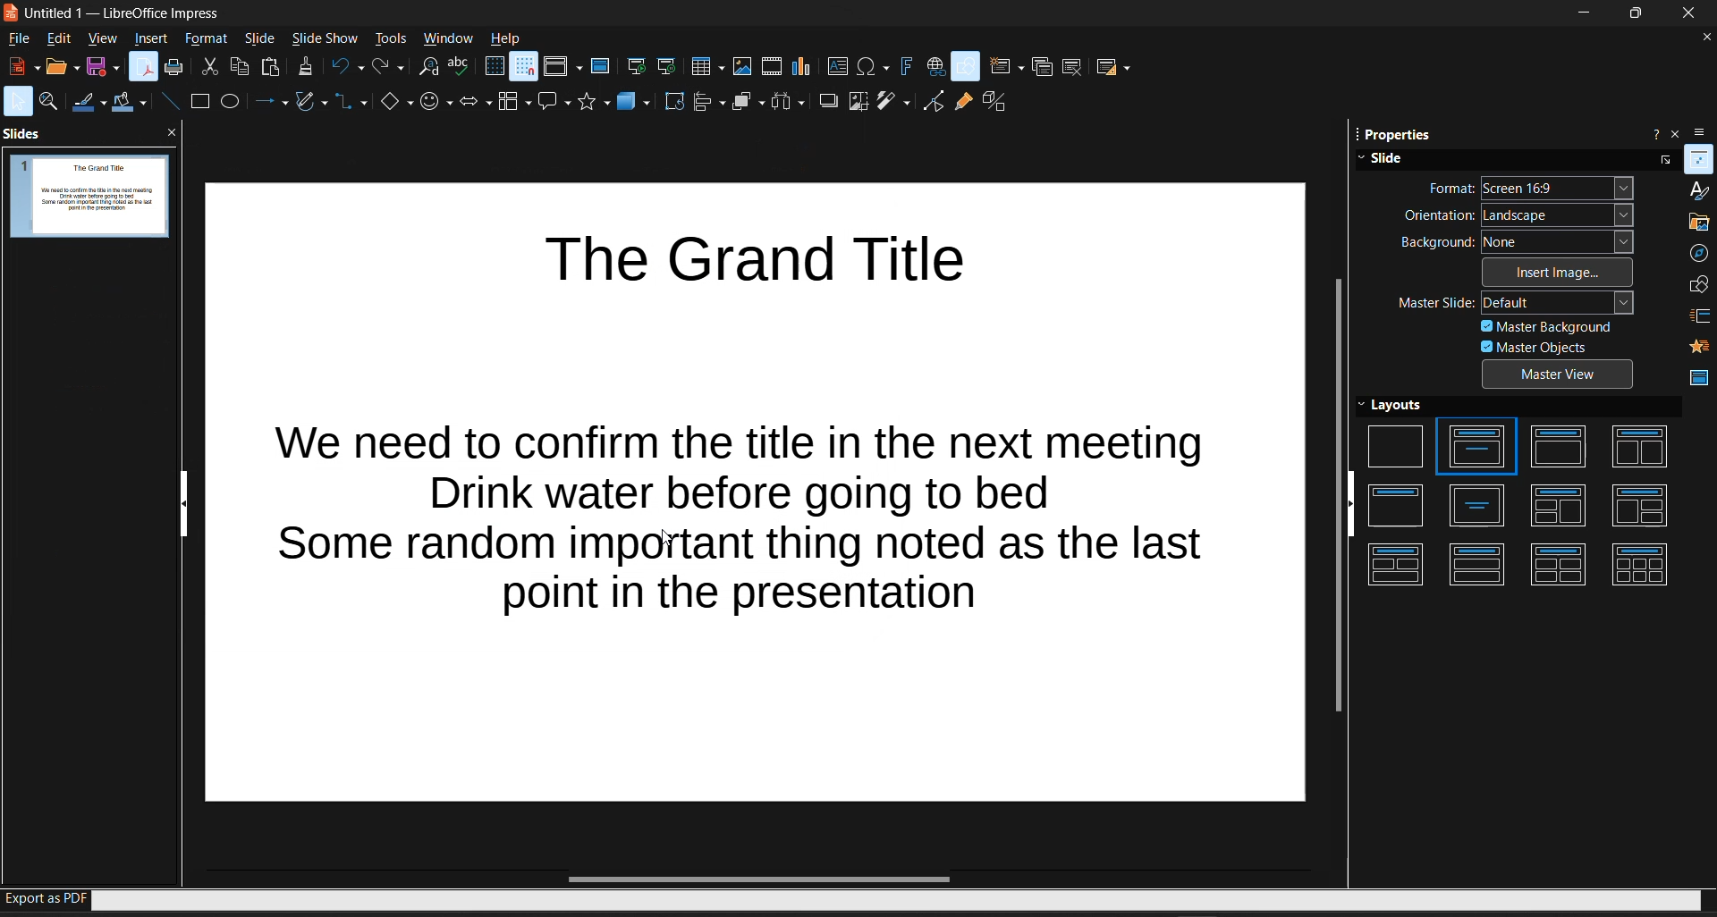  Describe the element at coordinates (1558, 346) in the screenshot. I see `master objects` at that location.